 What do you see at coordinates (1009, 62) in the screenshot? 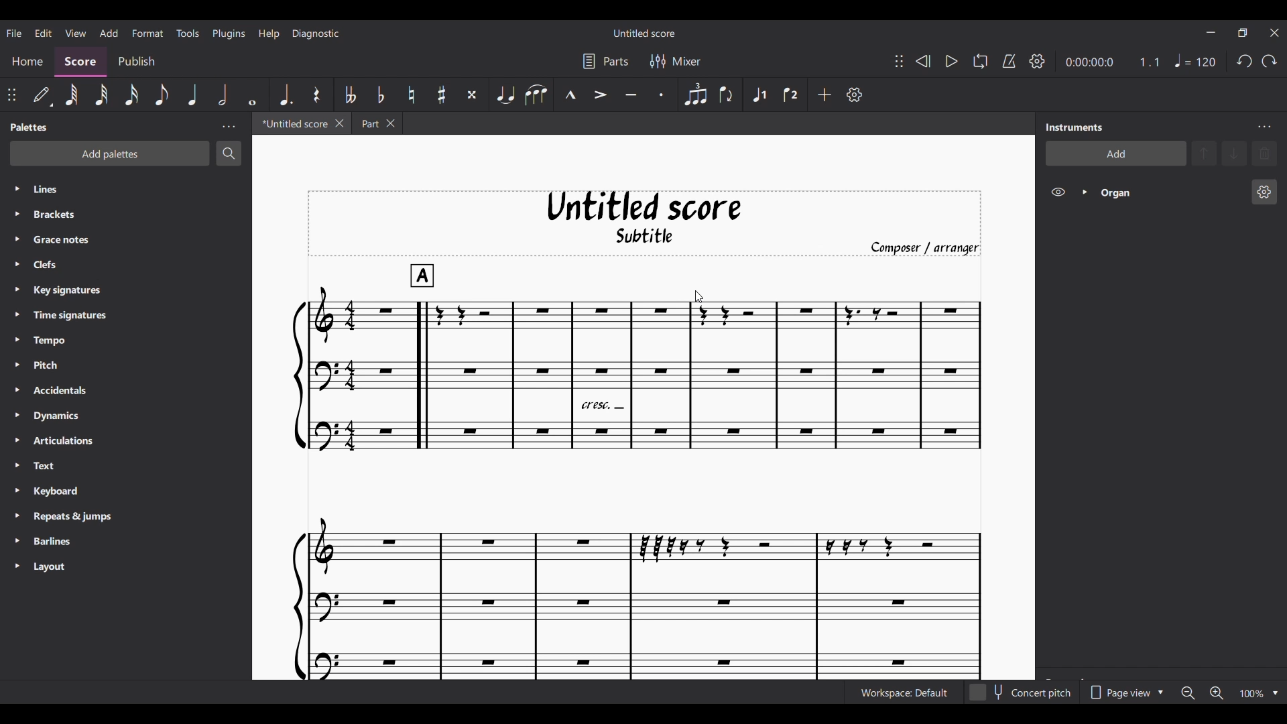
I see `Metronome` at bounding box center [1009, 62].